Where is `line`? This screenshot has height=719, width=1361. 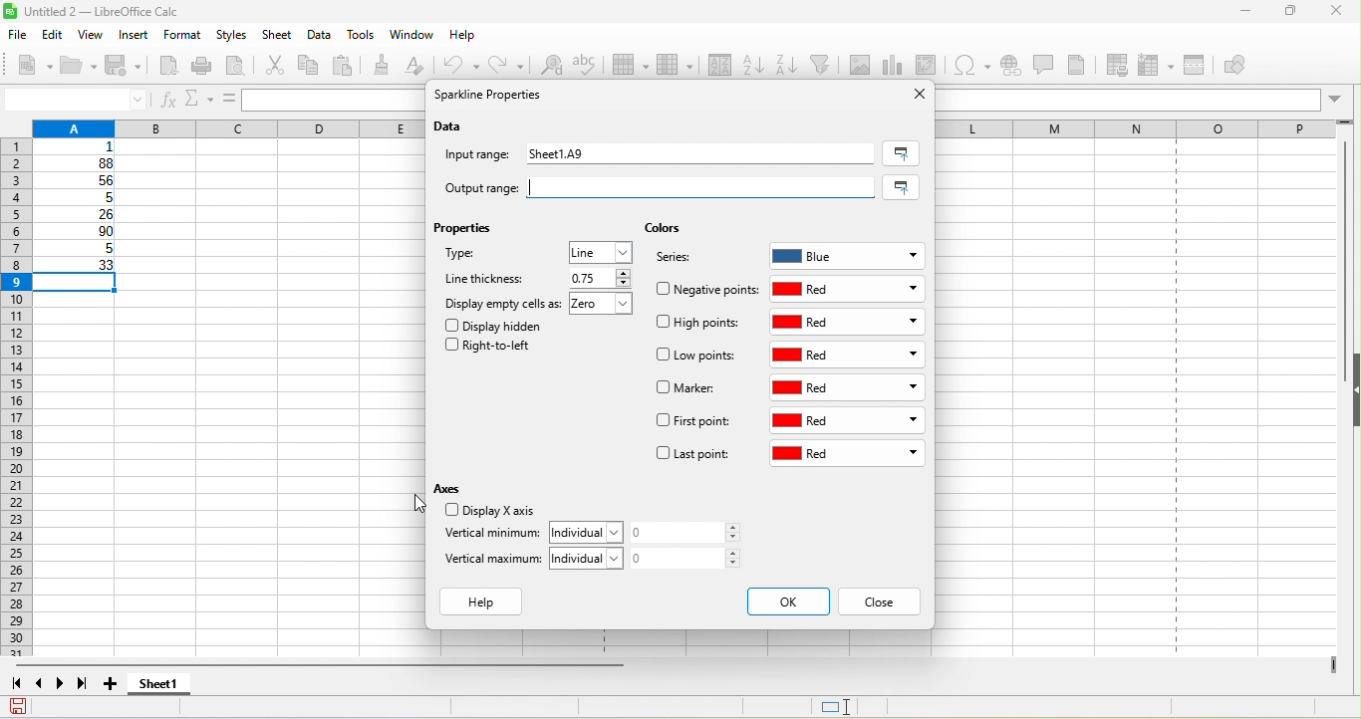
line is located at coordinates (602, 252).